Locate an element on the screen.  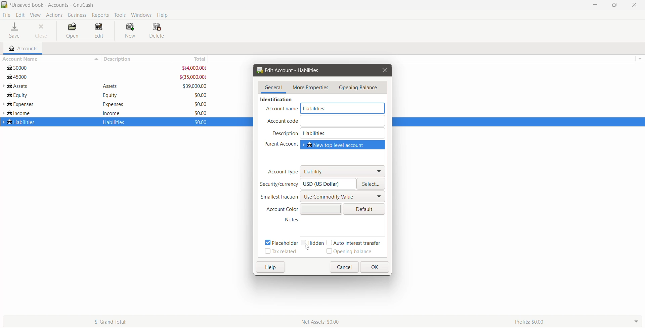
View is located at coordinates (36, 15).